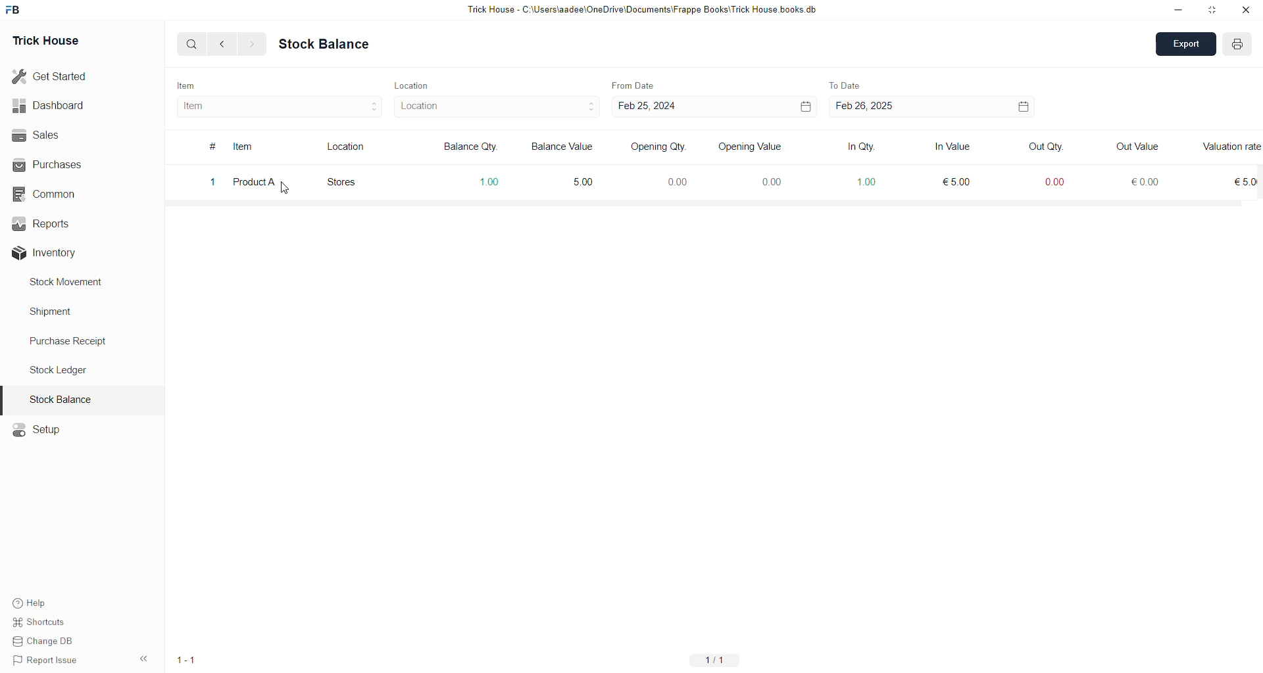  Describe the element at coordinates (42, 228) in the screenshot. I see `Reports` at that location.